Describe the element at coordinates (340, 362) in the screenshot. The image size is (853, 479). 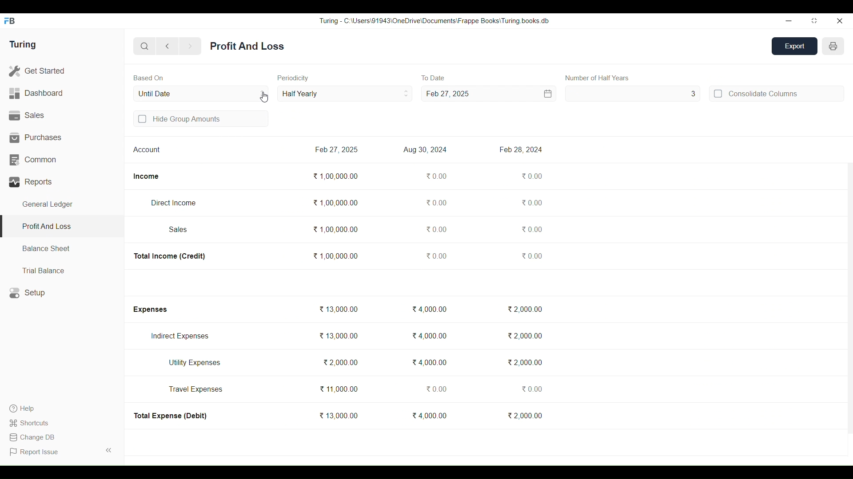
I see `2,000.00` at that location.